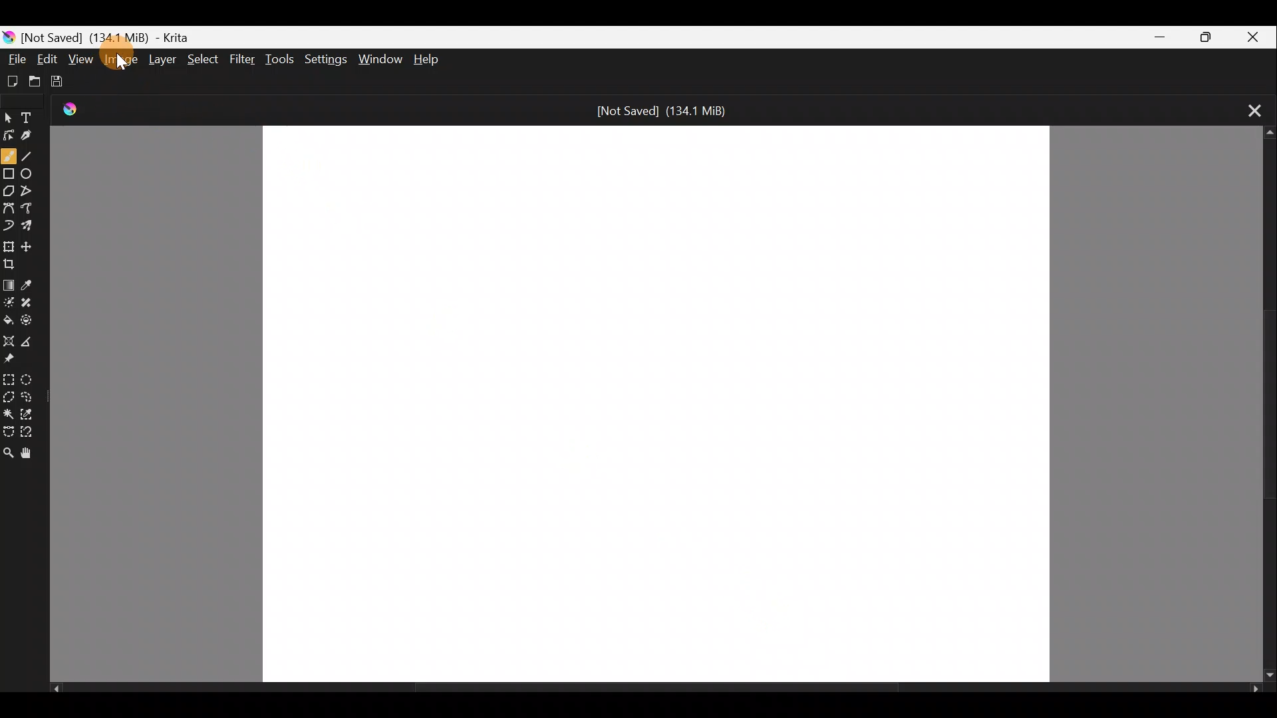 This screenshot has height=718, width=1277. What do you see at coordinates (15, 264) in the screenshot?
I see `Crop the image to an area` at bounding box center [15, 264].